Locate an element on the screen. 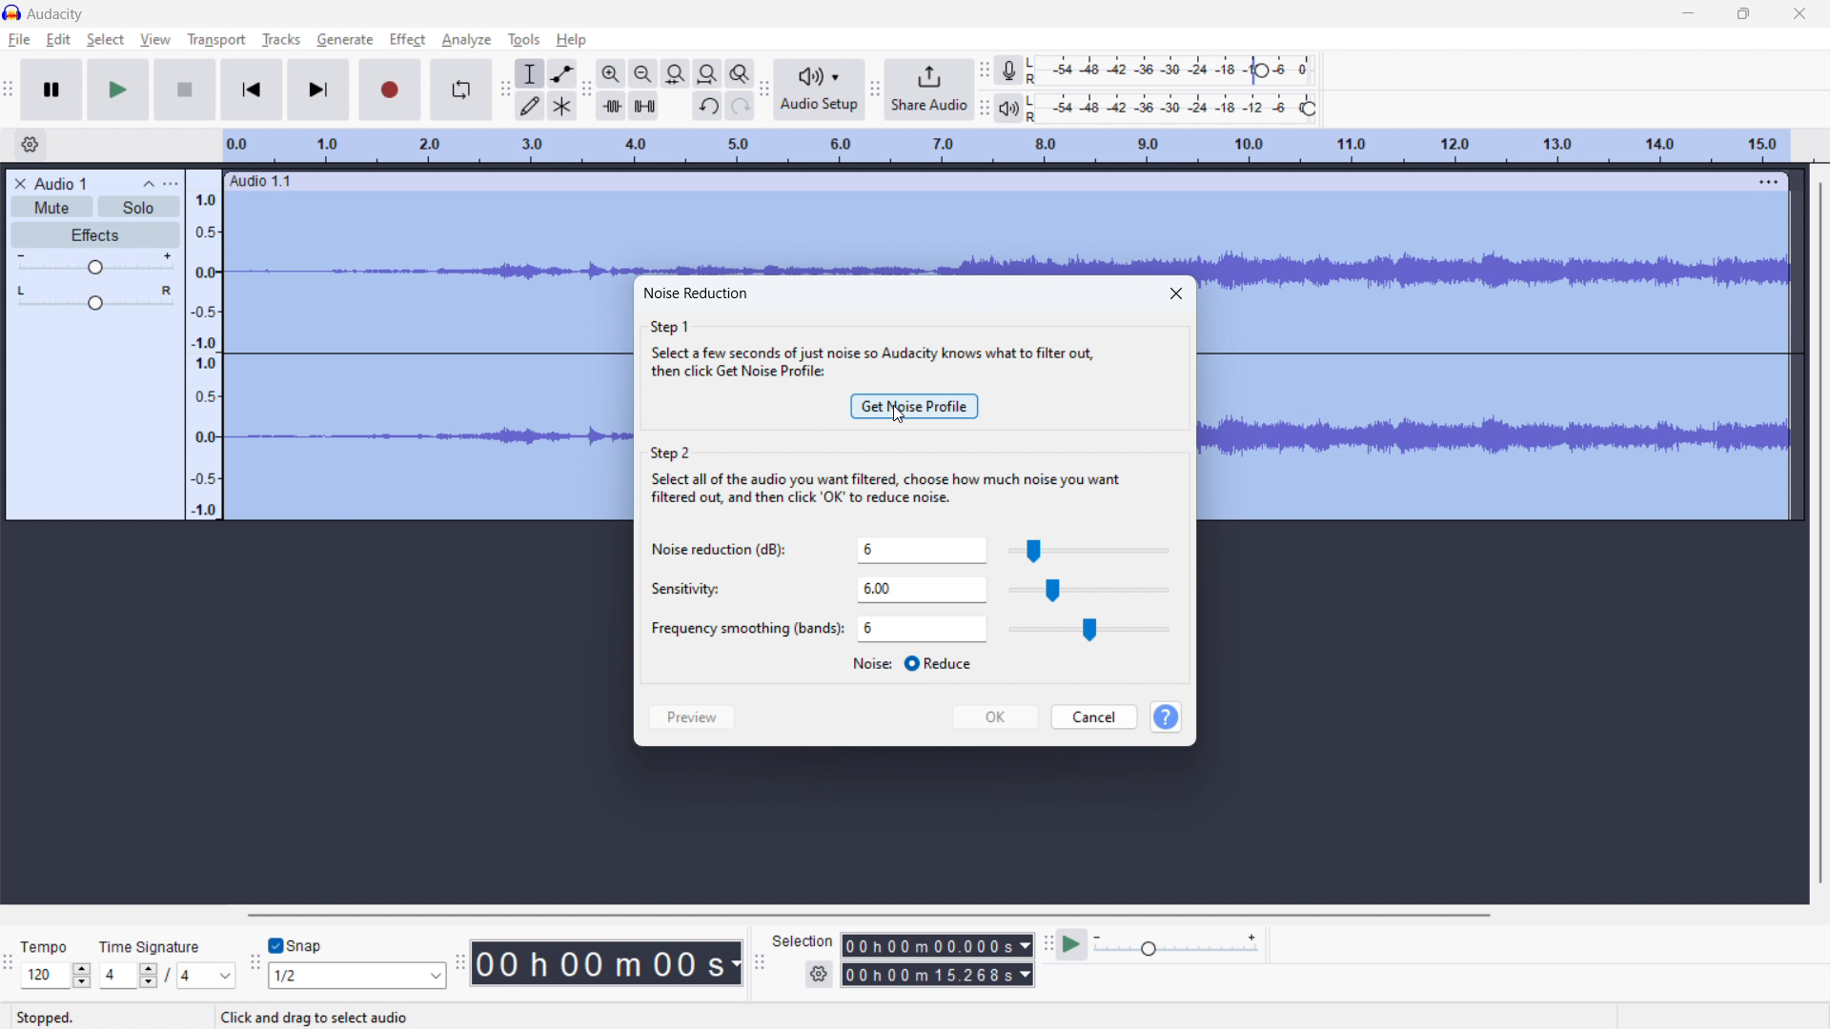 The width and height of the screenshot is (1830, 1029). zoom in is located at coordinates (610, 74).